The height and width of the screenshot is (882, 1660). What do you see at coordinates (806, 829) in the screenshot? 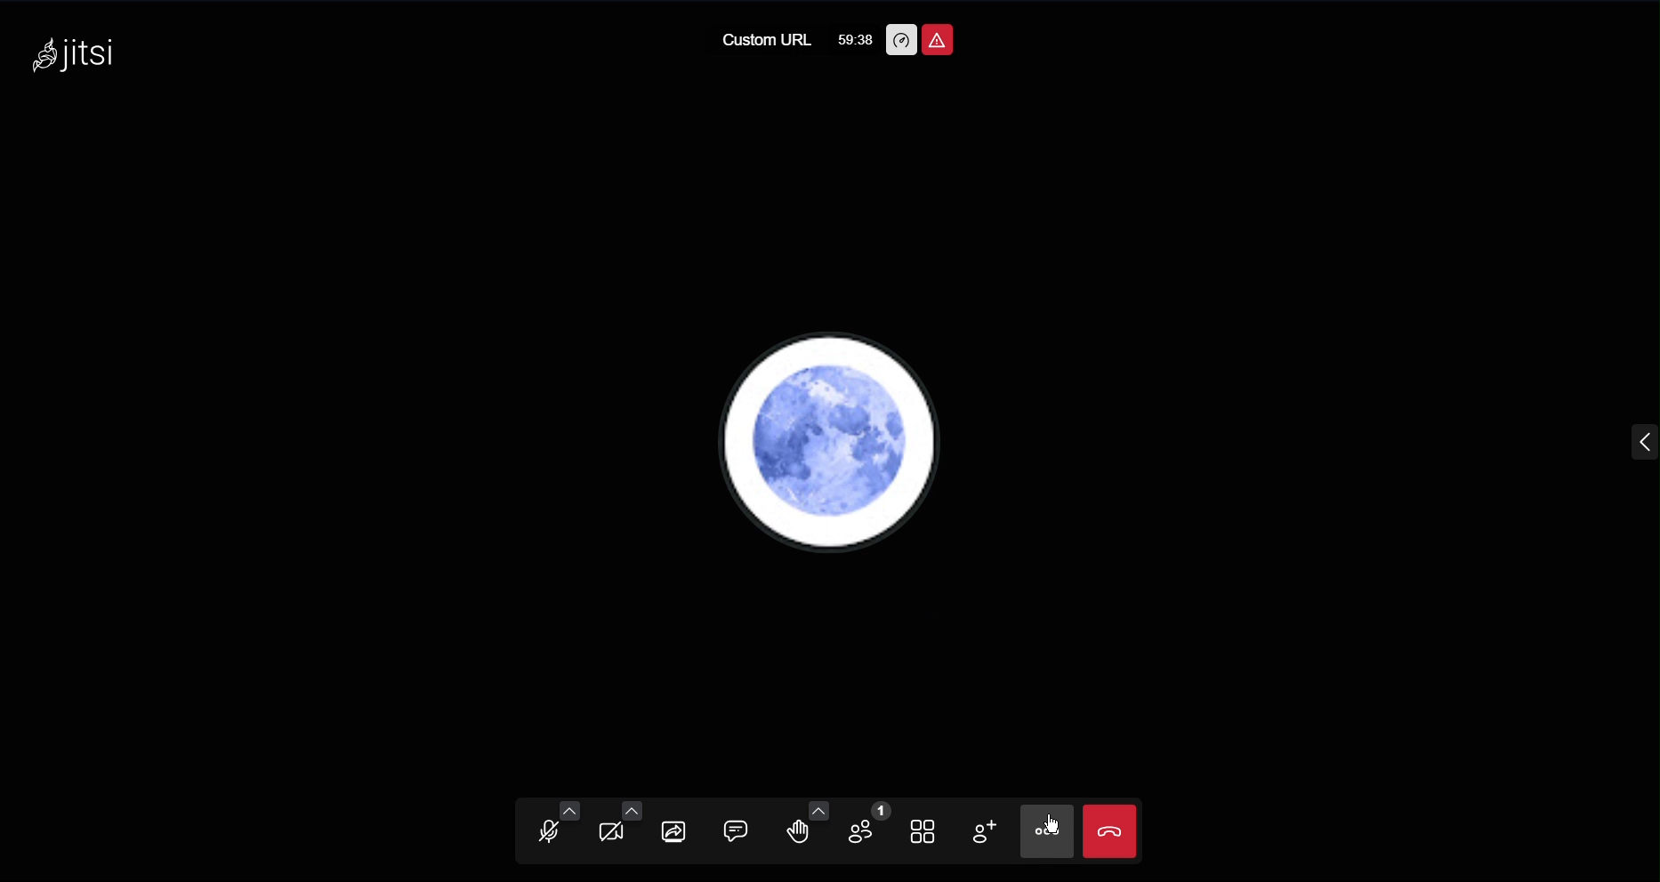
I see `Raise Hand` at bounding box center [806, 829].